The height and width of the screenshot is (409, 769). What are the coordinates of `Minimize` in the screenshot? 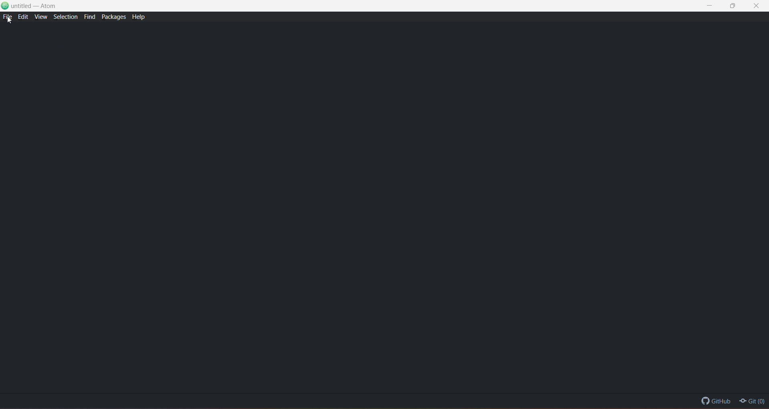 It's located at (713, 6).